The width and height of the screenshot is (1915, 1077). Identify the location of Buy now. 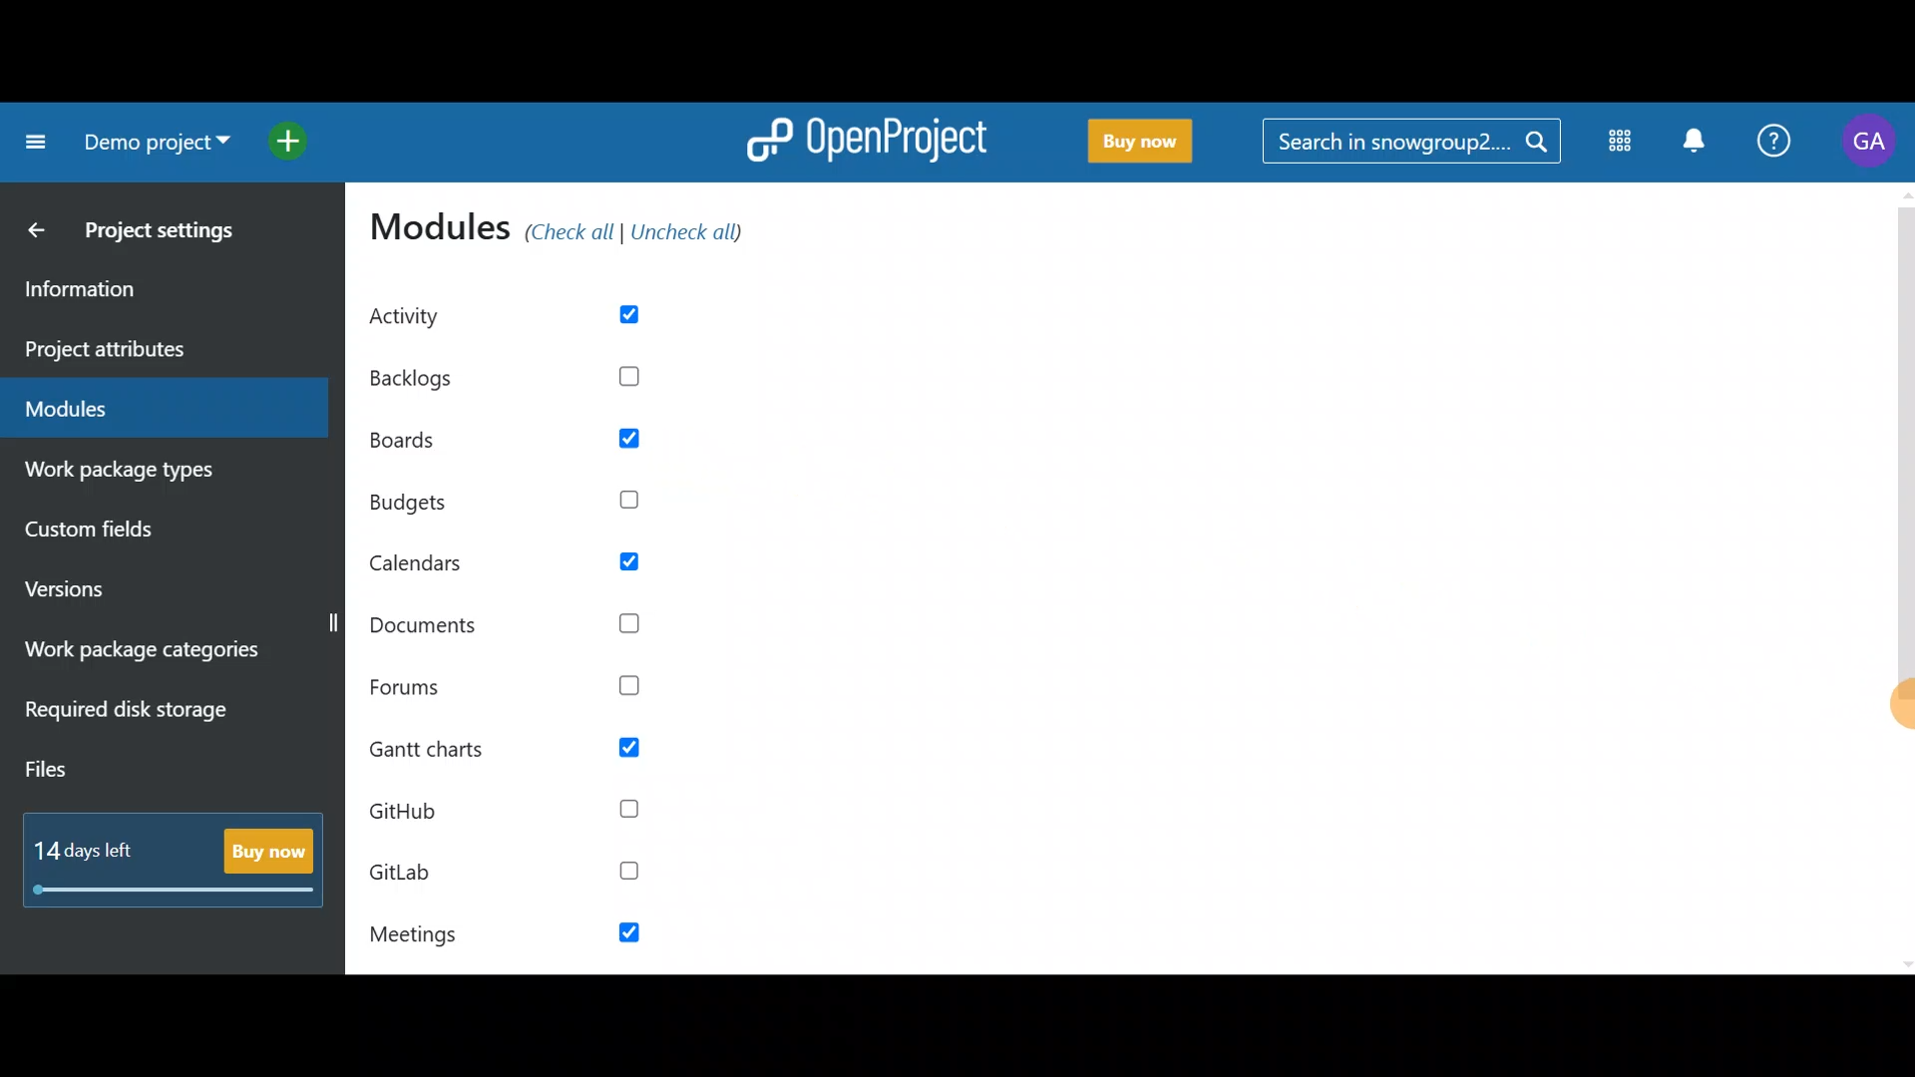
(180, 854).